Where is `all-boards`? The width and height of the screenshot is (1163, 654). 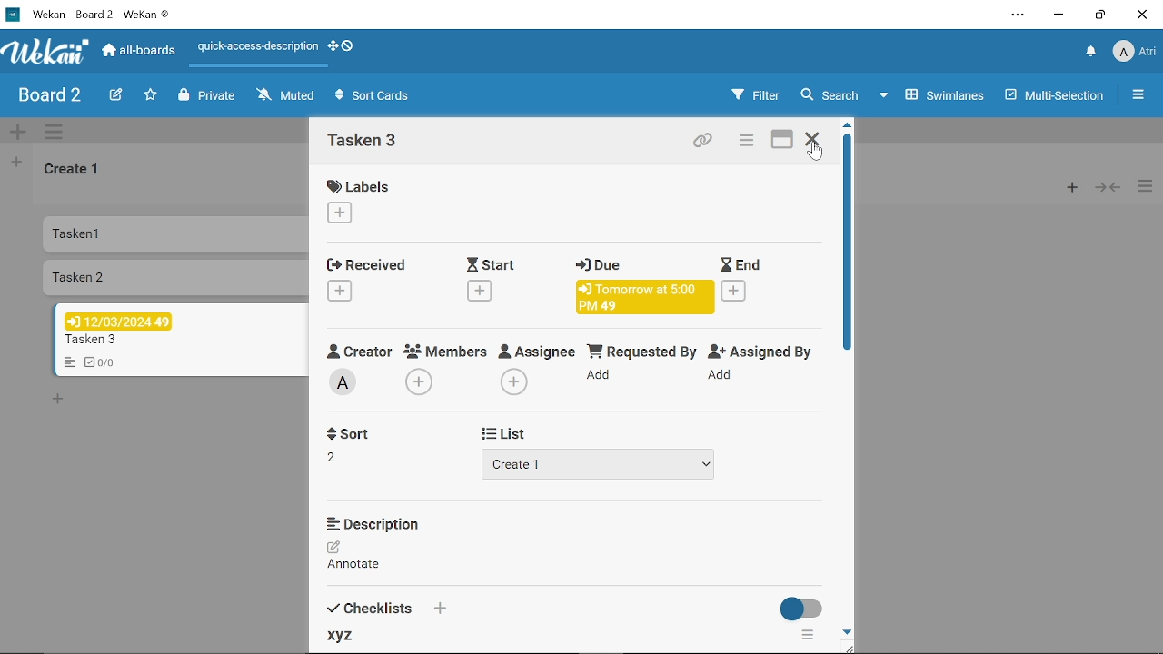
all-boards is located at coordinates (137, 50).